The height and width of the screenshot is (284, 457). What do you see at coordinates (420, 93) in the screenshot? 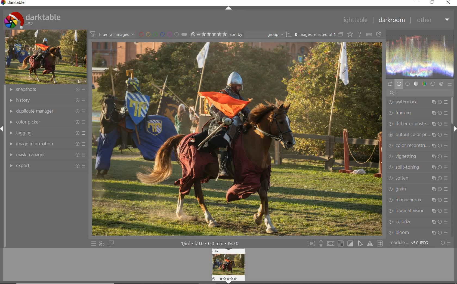
I see `search modules` at bounding box center [420, 93].